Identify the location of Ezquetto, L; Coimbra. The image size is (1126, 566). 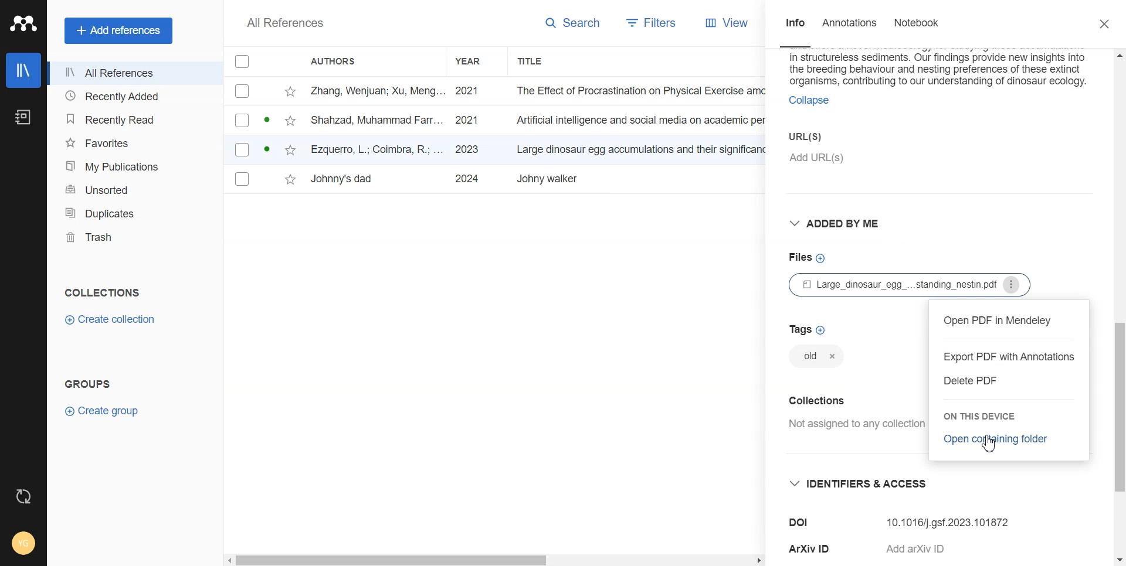
(378, 150).